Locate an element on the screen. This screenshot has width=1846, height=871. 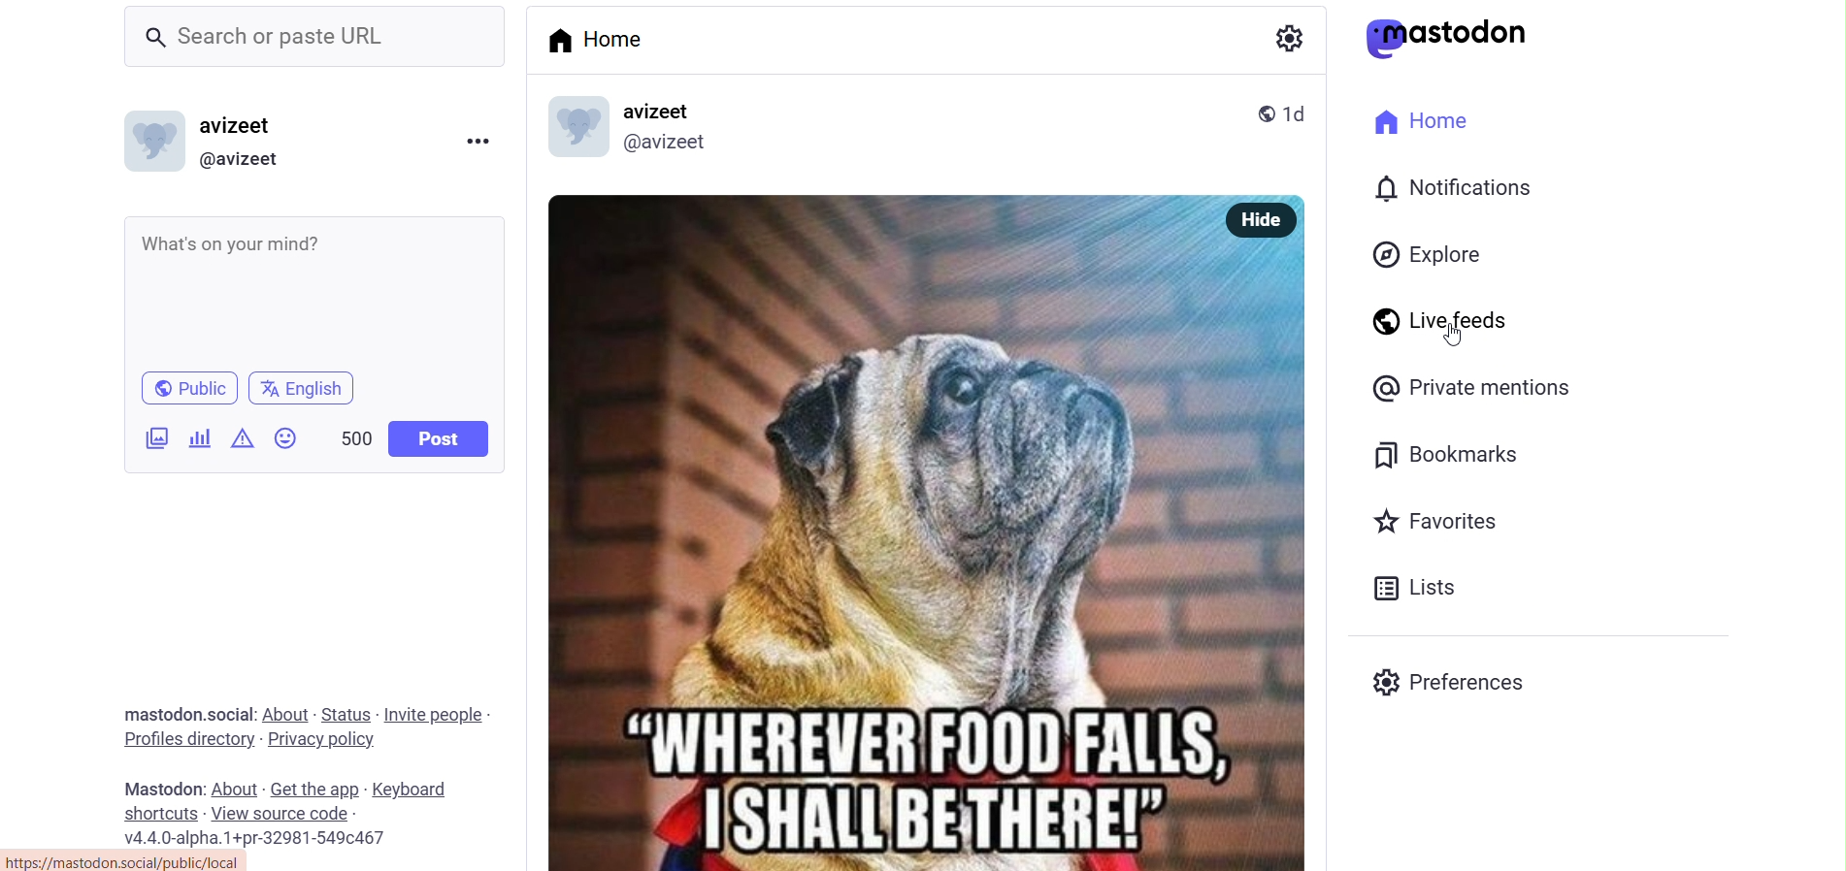
short cuts is located at coordinates (156, 814).